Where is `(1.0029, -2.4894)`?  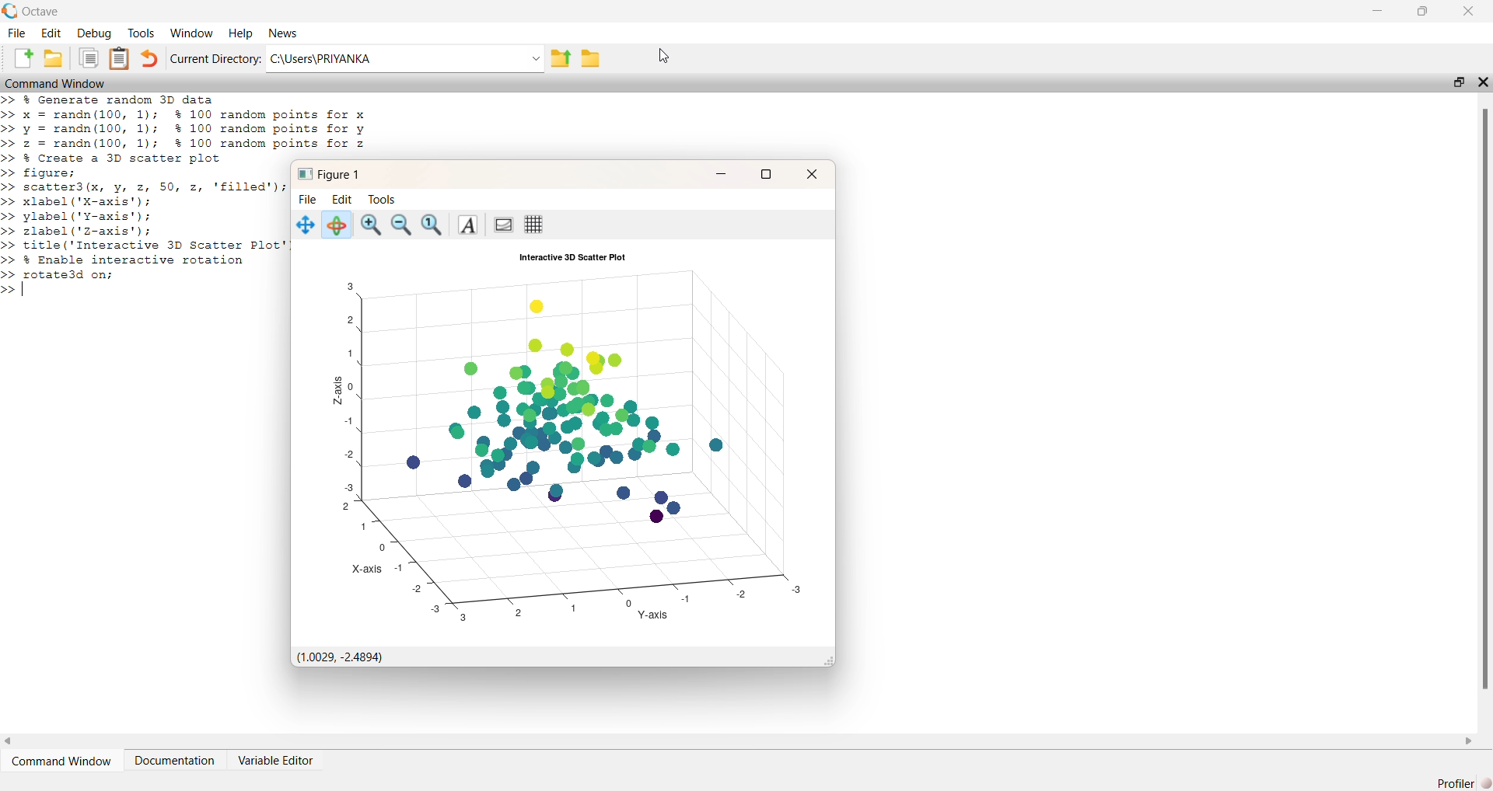
(1.0029, -2.4894) is located at coordinates (344, 656).